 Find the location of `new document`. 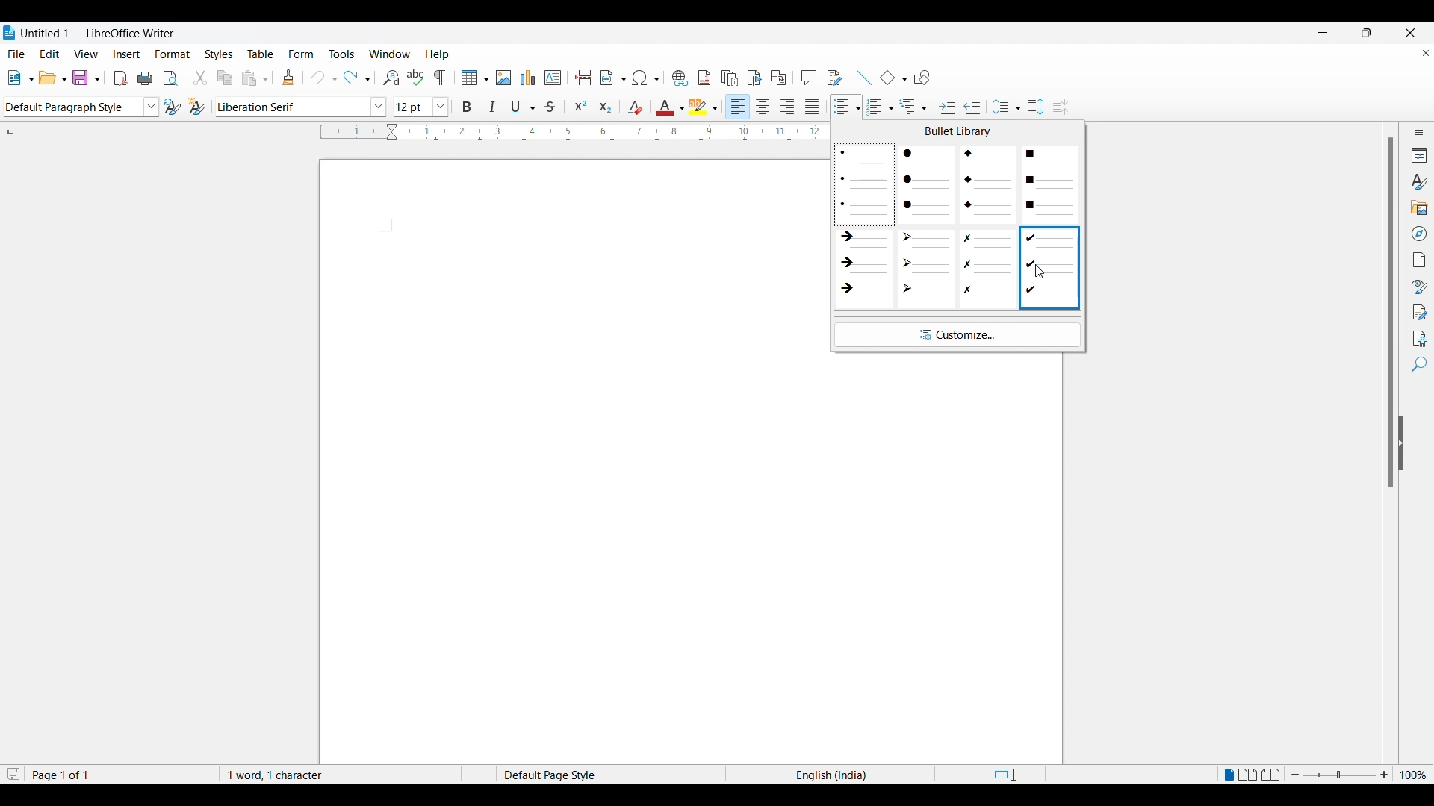

new document is located at coordinates (20, 77).